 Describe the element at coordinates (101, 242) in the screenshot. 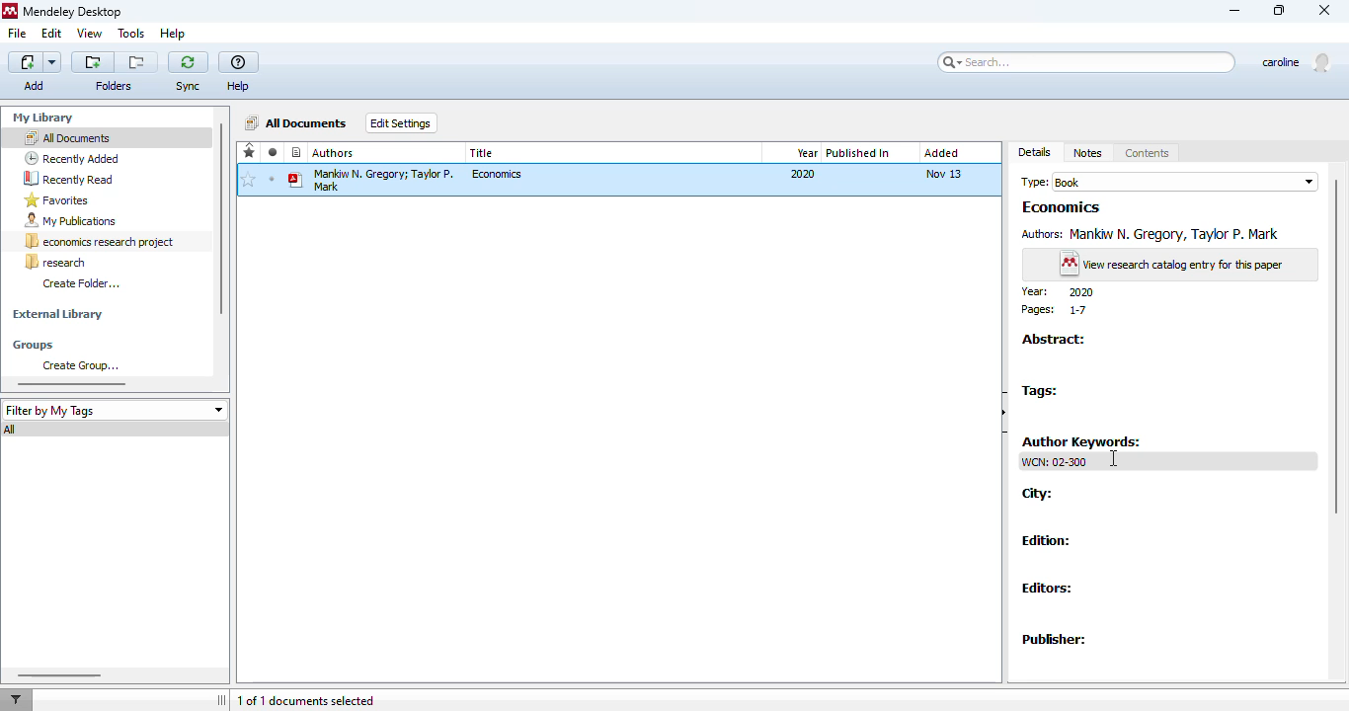

I see `economics research project` at that location.